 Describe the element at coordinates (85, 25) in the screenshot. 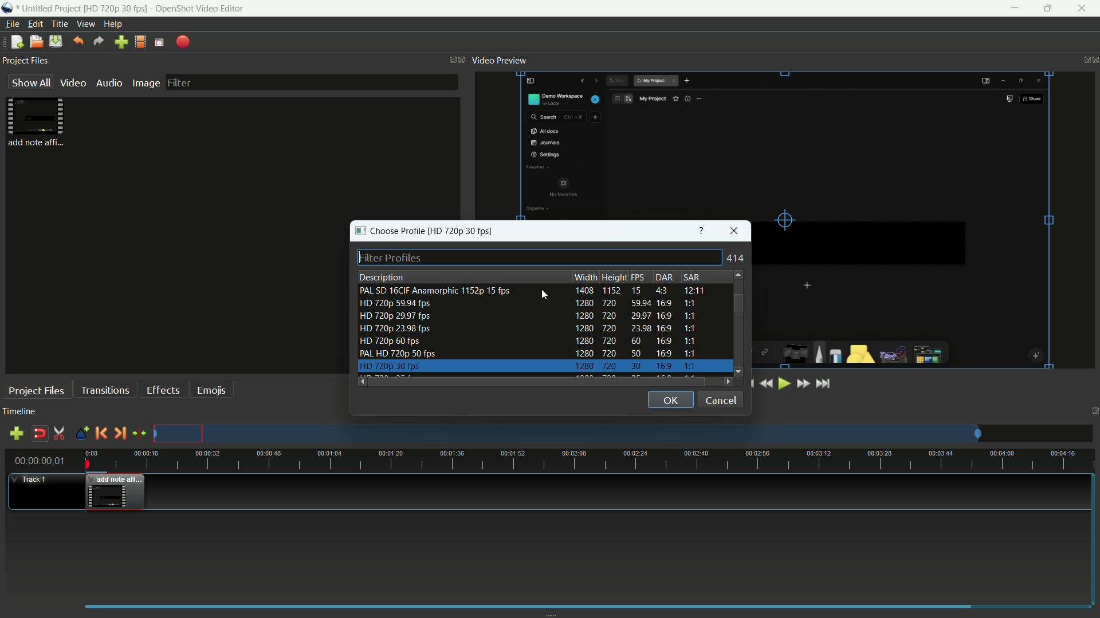

I see `view menu` at that location.